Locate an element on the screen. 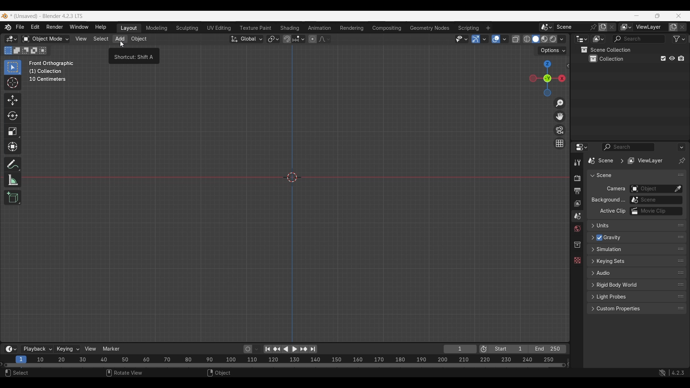 The image size is (690, 388). Delete scene is located at coordinates (612, 27).